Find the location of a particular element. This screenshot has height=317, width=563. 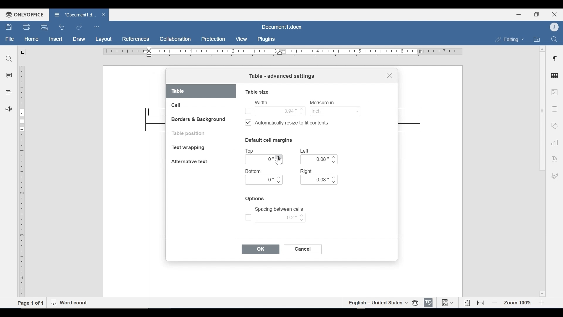

Header and Footer is located at coordinates (555, 109).